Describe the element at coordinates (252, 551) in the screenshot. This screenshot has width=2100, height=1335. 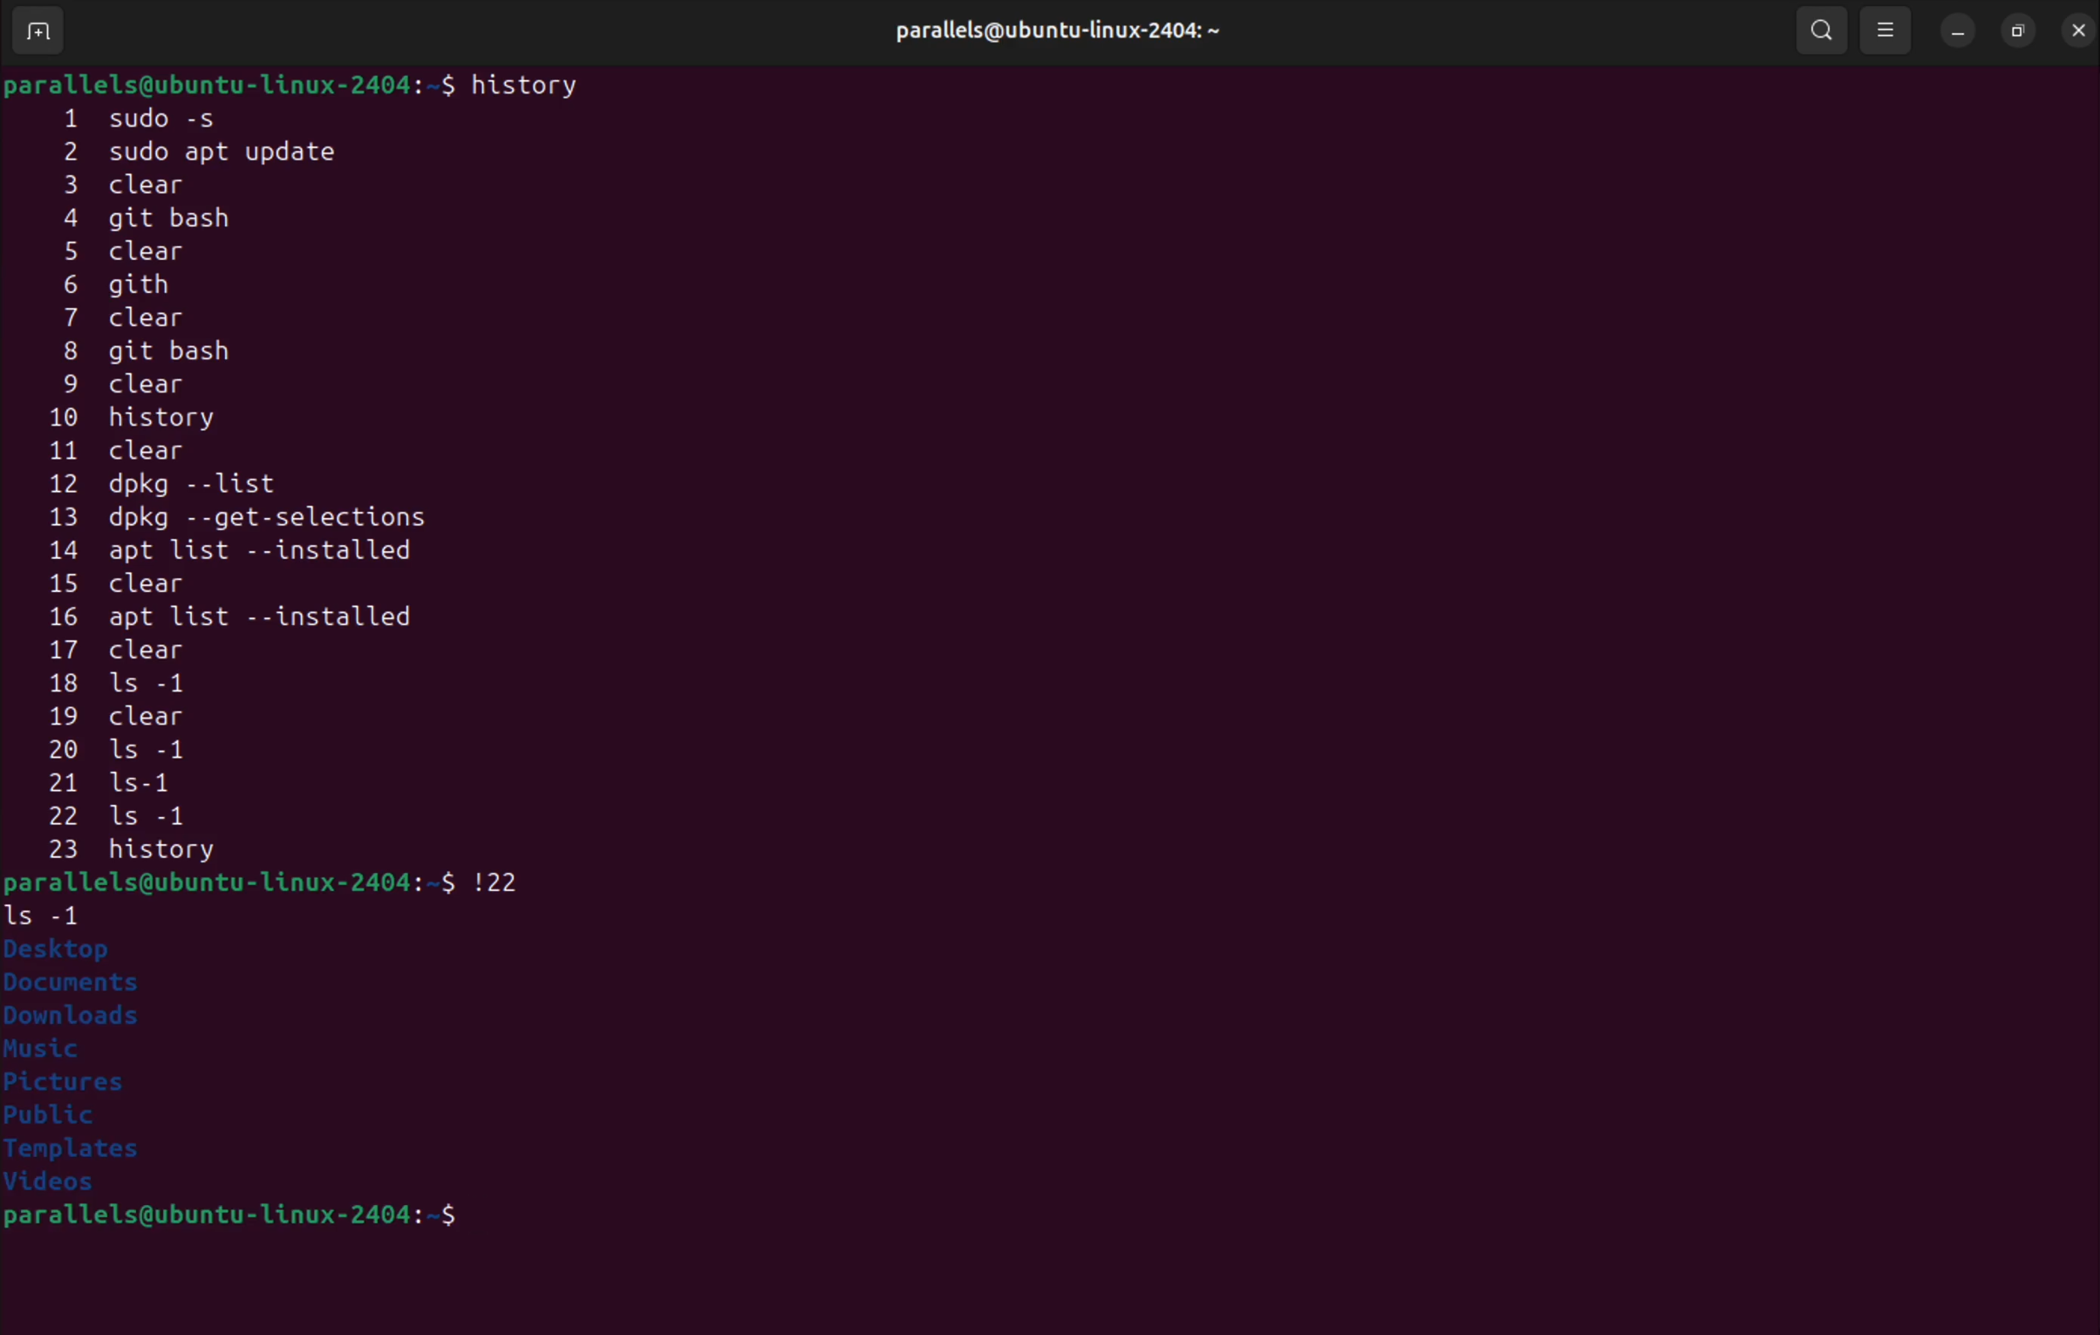
I see `14 apt list installed` at that location.